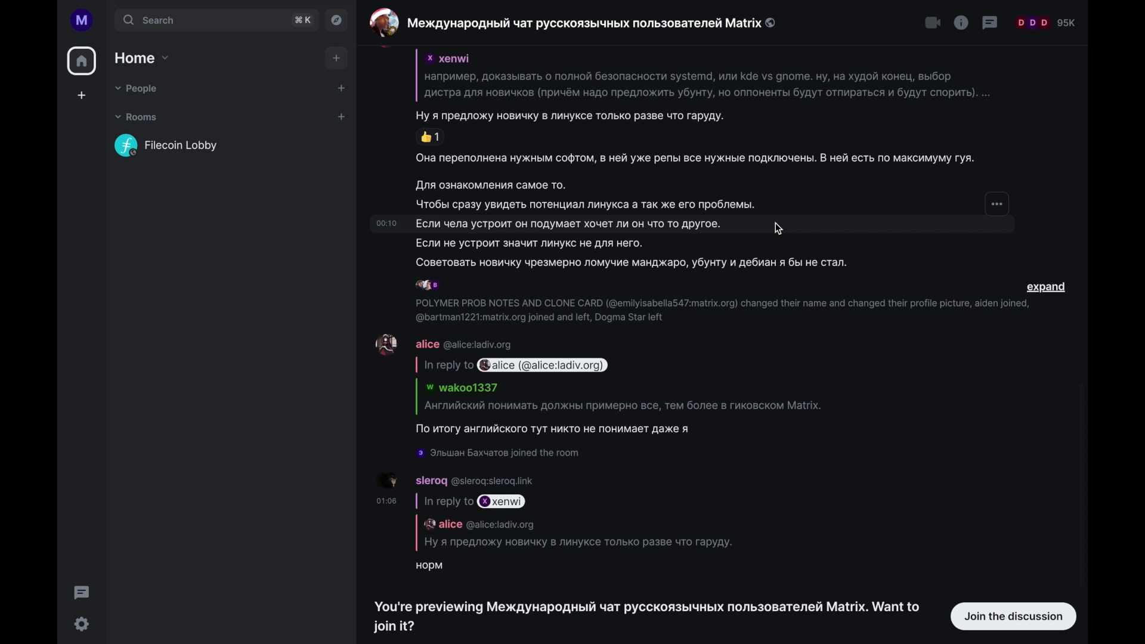  I want to click on Она переполнена нужным софтом, в ней уже репы все нужные подключены. В ней есть по максимуму гуя..  Для ознакомления самое то.  Чтобы сразу увидеть потенциал линукса а так же его проблемы., so click(692, 181).